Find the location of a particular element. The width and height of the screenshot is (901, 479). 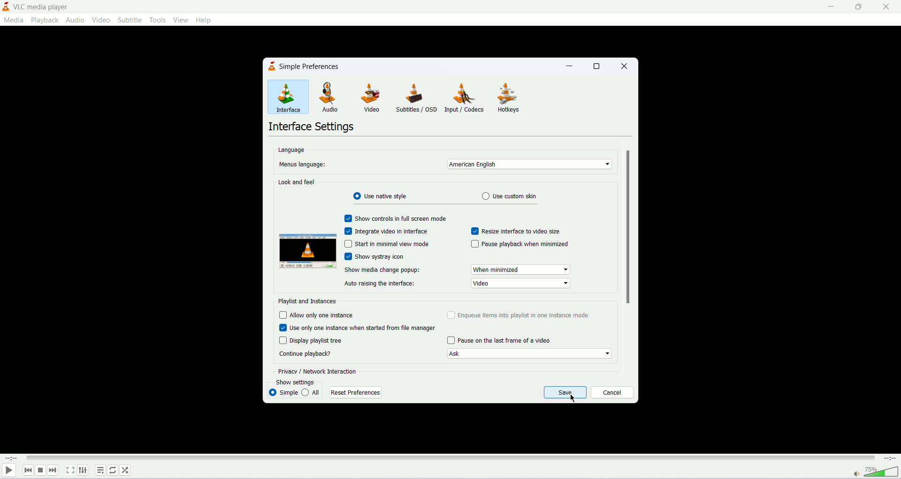

view is located at coordinates (181, 20).